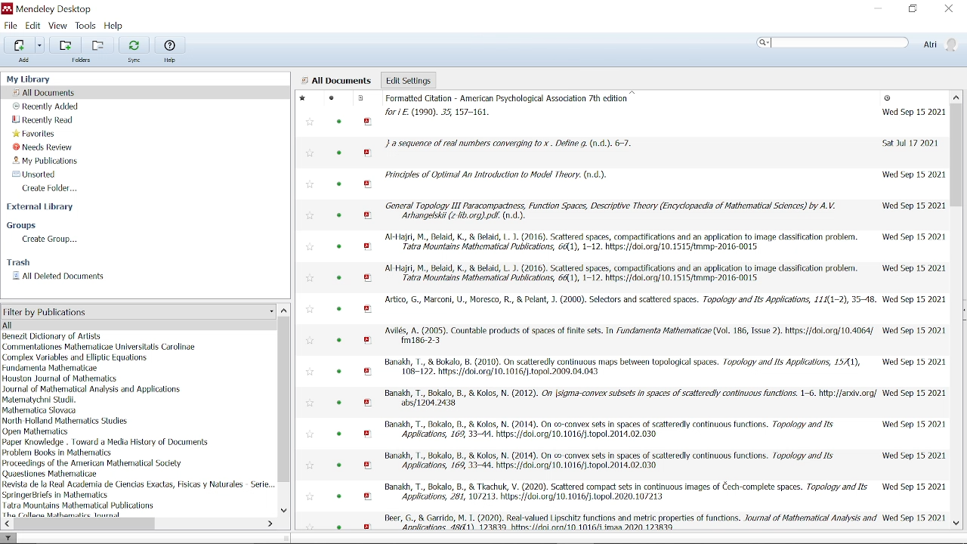 Image resolution: width=967 pixels, height=544 pixels. Describe the element at coordinates (51, 240) in the screenshot. I see `Create group` at that location.